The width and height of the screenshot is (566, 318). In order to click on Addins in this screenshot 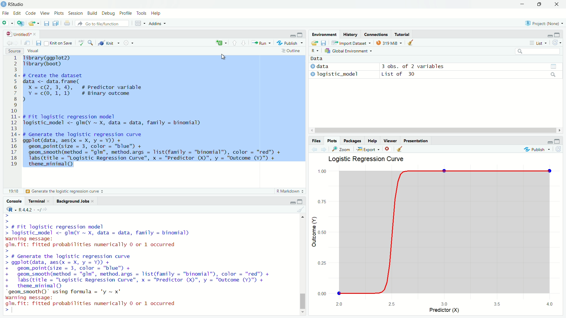, I will do `click(158, 23)`.